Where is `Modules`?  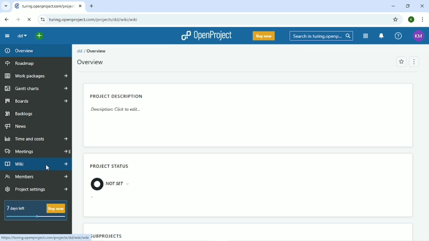
Modules is located at coordinates (365, 36).